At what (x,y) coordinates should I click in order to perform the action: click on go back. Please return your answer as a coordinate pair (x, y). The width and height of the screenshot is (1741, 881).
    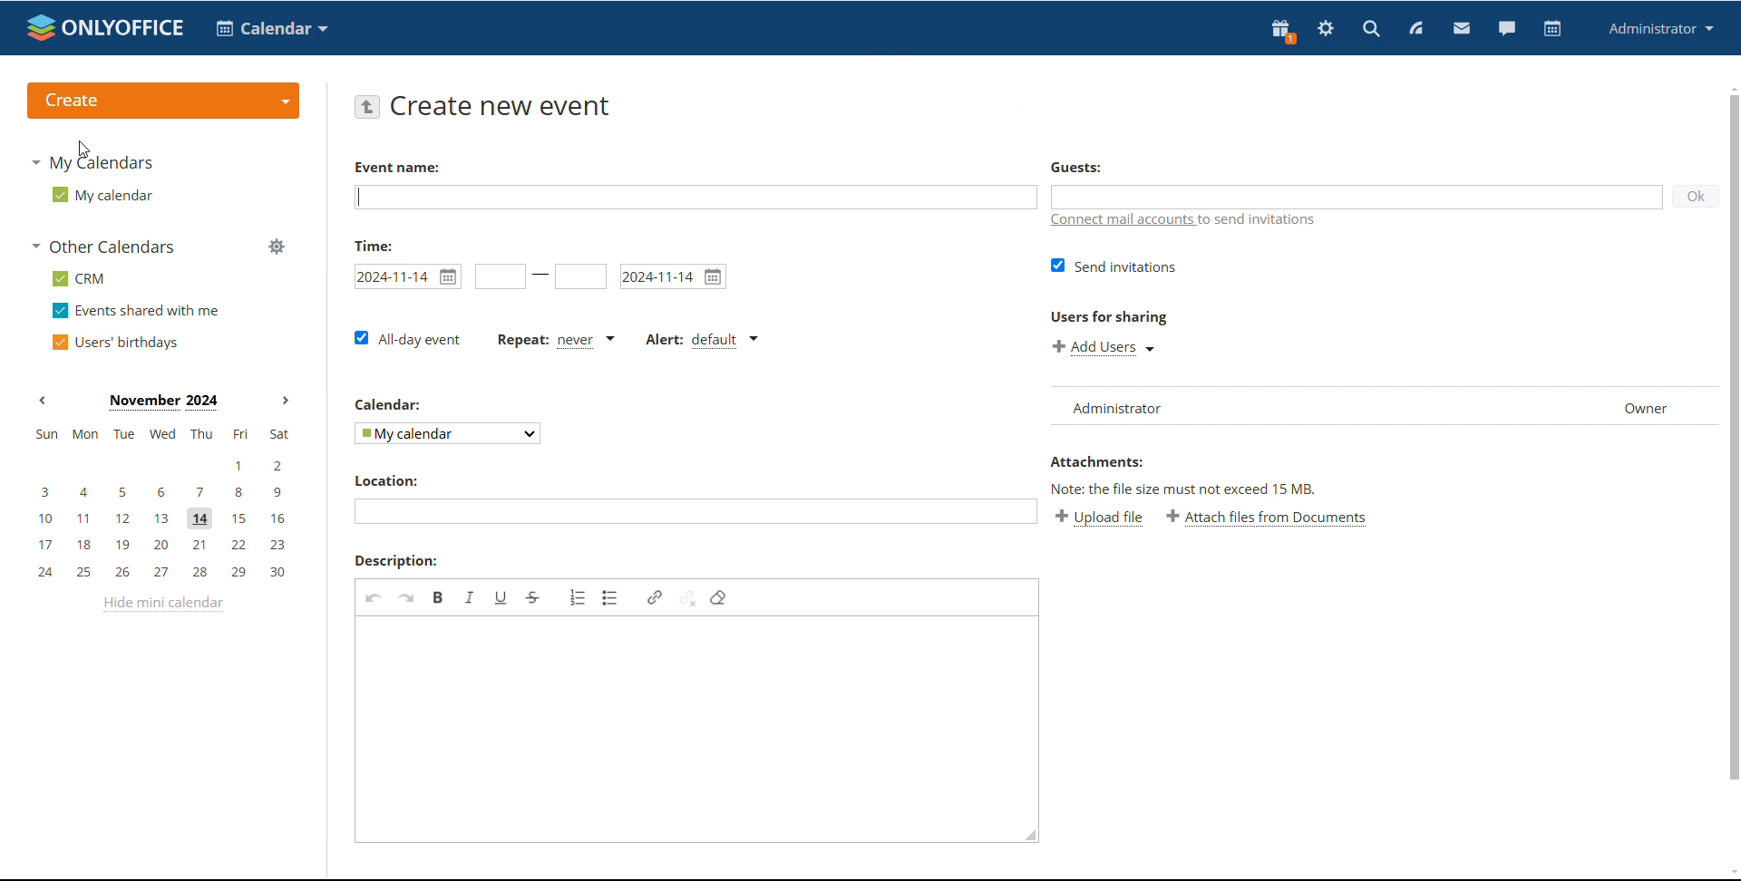
    Looking at the image, I should click on (366, 105).